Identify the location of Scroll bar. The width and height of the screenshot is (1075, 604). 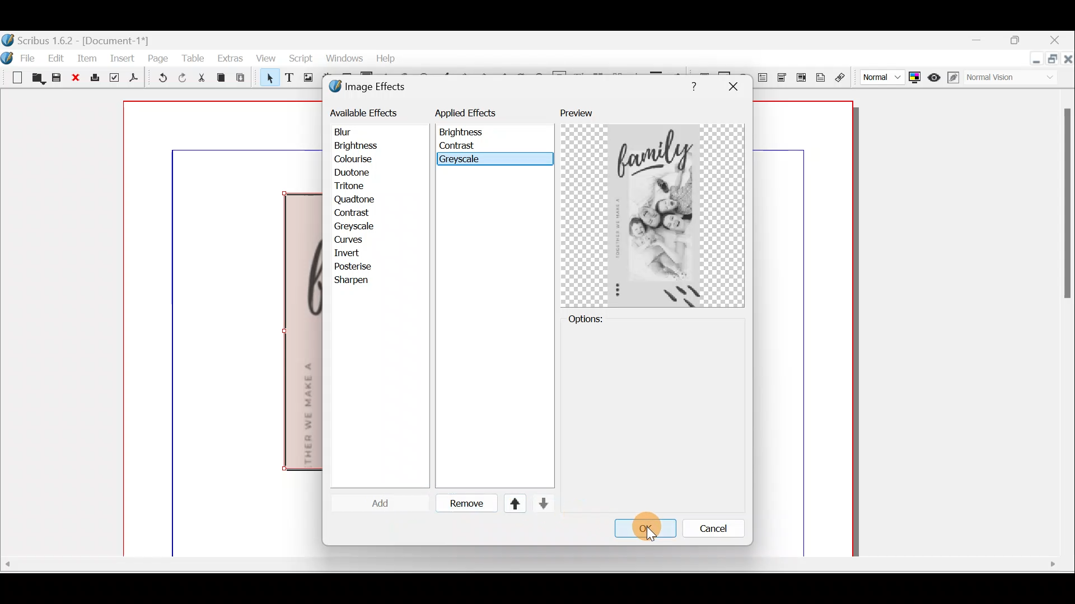
(1060, 322).